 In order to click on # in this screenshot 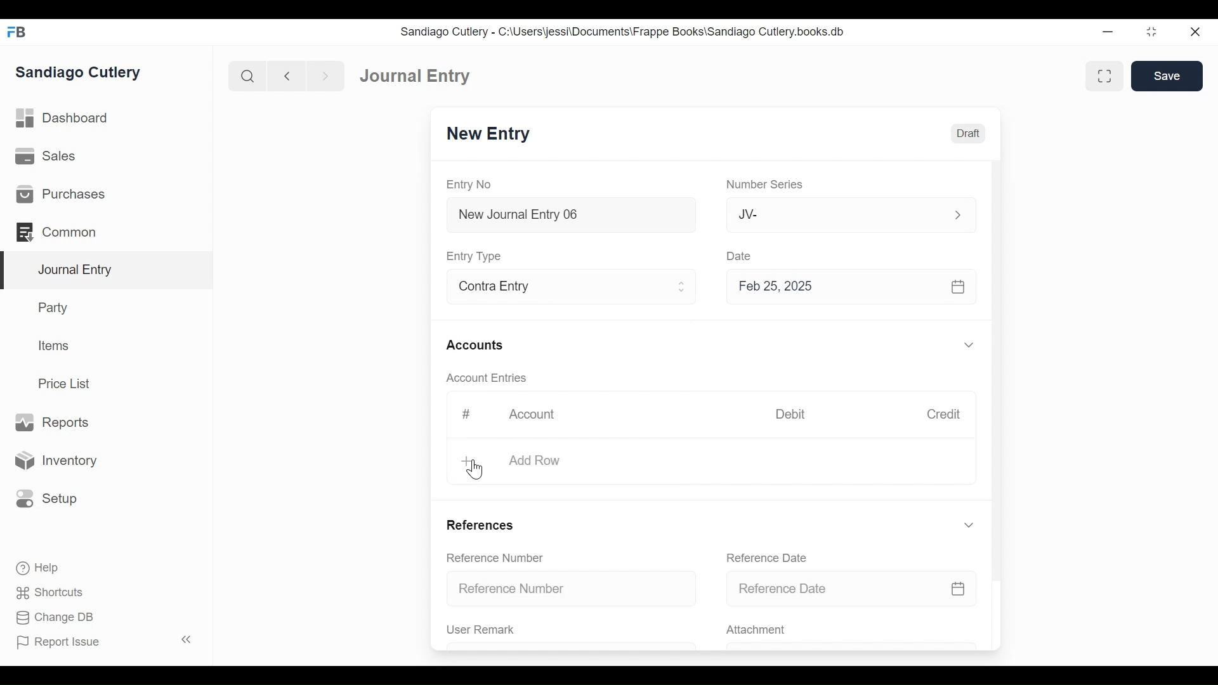, I will do `click(466, 414)`.